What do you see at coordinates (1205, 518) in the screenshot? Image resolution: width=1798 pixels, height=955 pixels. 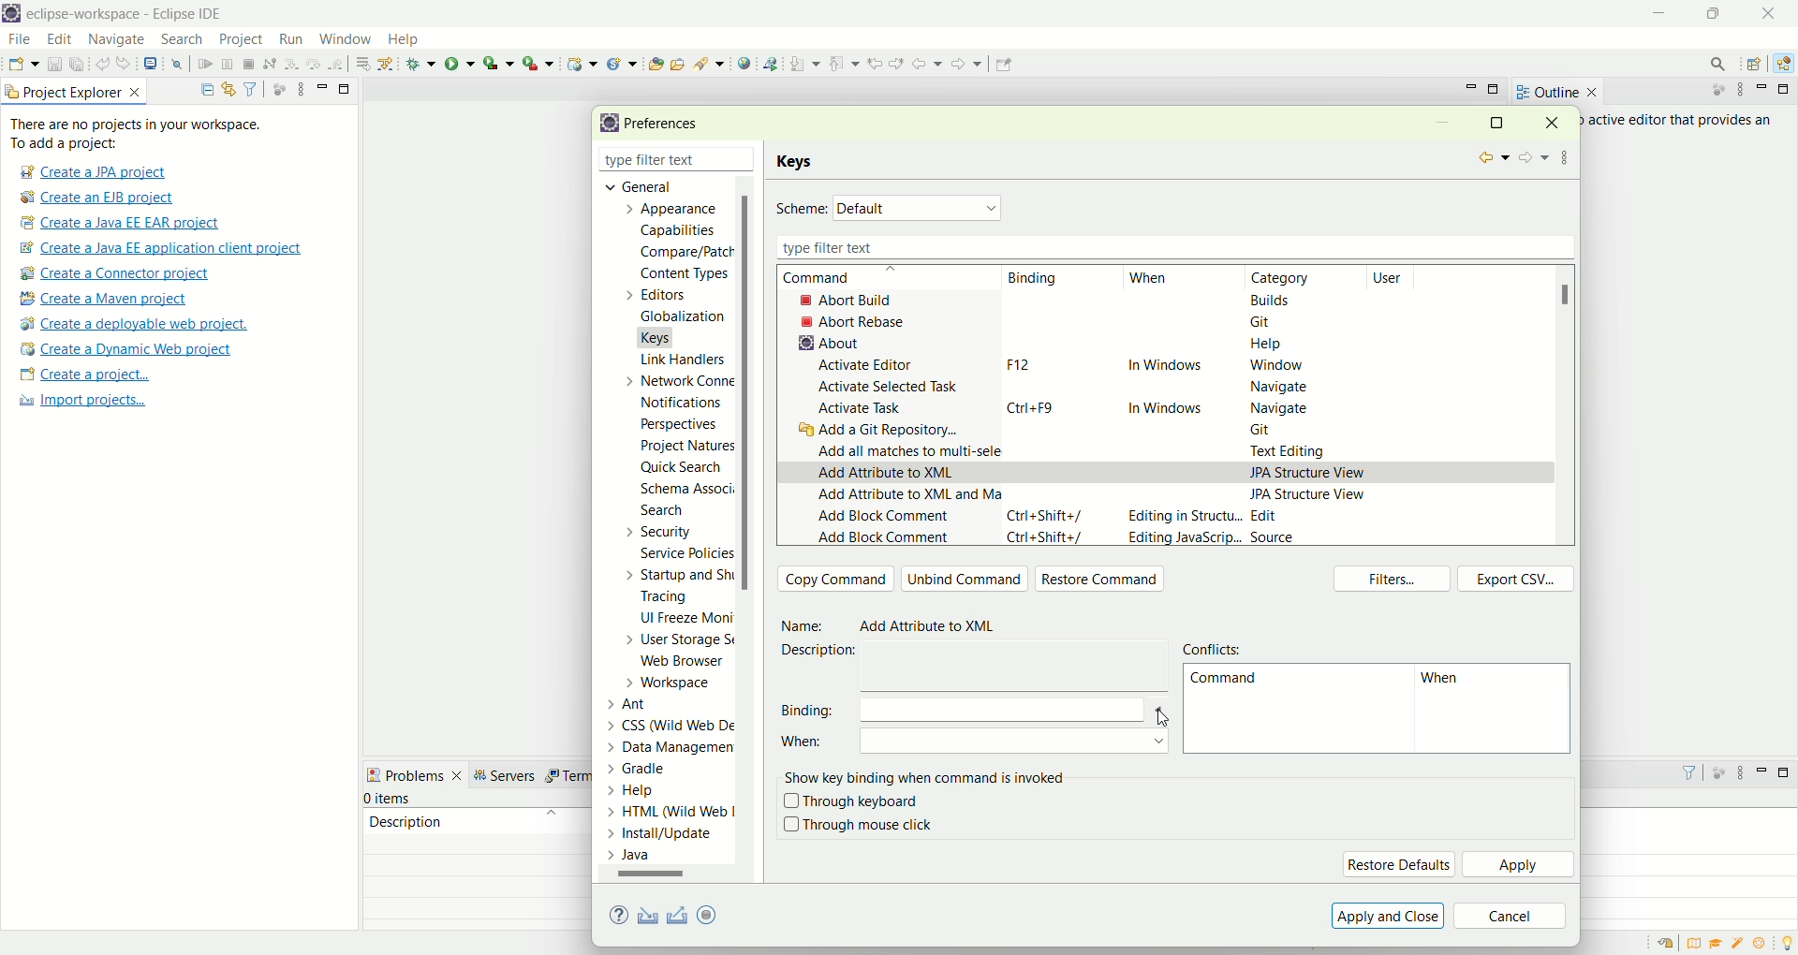 I see `editing in structure...Edit` at bounding box center [1205, 518].